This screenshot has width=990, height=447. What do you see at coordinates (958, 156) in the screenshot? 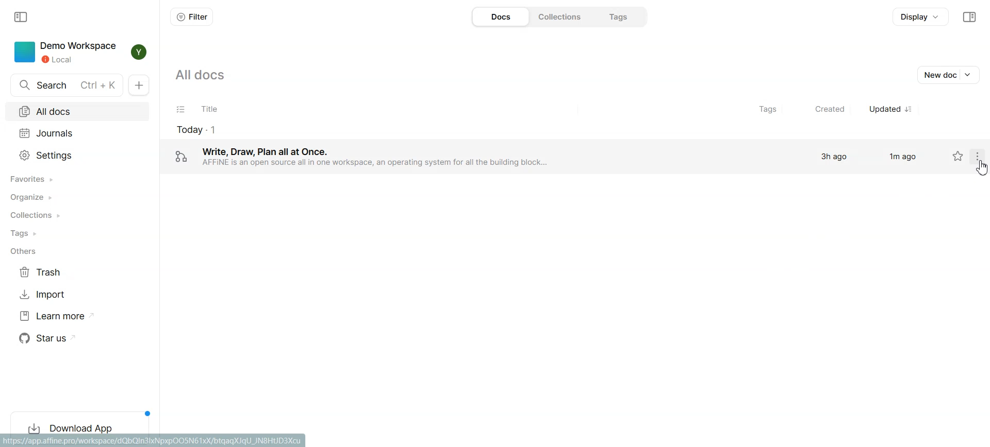
I see `Favorite` at bounding box center [958, 156].